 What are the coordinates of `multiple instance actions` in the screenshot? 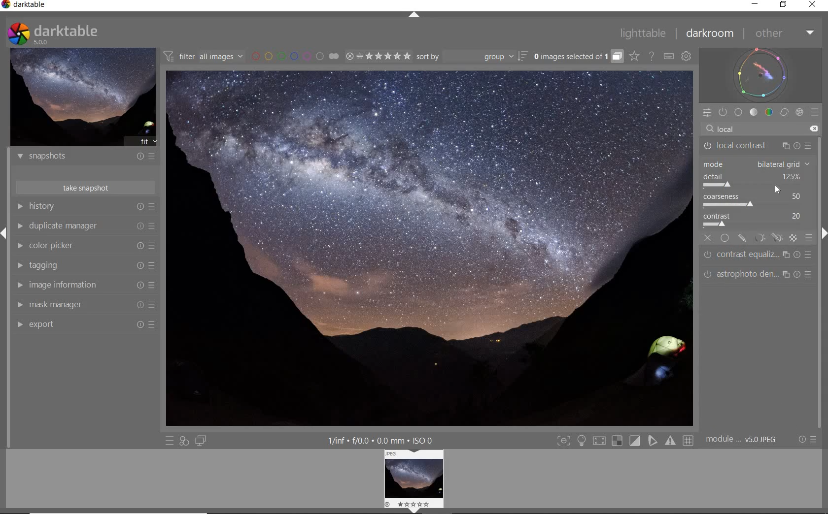 It's located at (786, 254).